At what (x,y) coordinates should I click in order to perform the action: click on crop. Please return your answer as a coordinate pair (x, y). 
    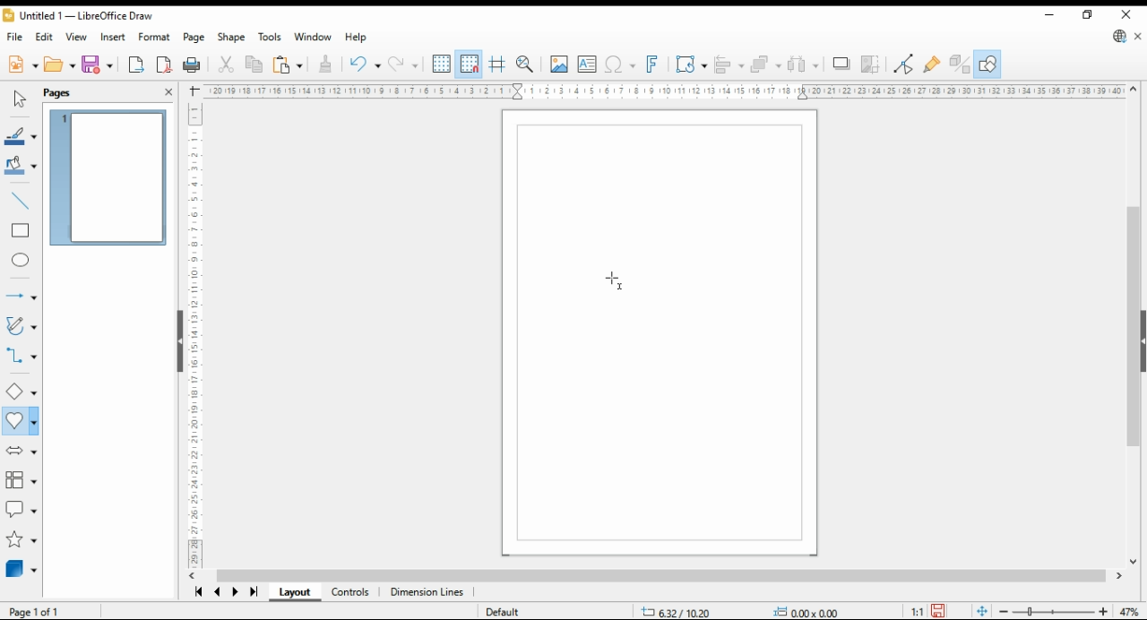
    Looking at the image, I should click on (874, 65).